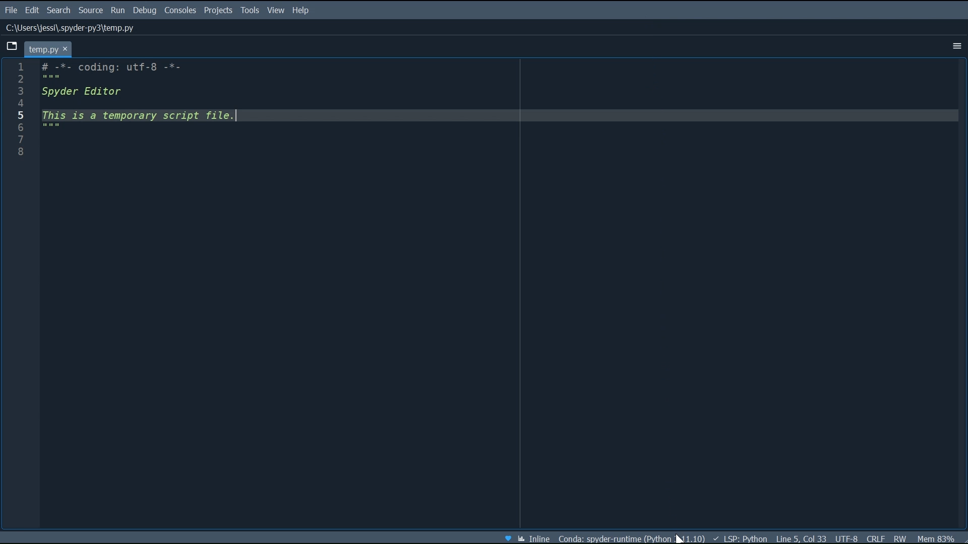 Image resolution: width=968 pixels, height=544 pixels. What do you see at coordinates (937, 537) in the screenshot?
I see `Memory Usage` at bounding box center [937, 537].